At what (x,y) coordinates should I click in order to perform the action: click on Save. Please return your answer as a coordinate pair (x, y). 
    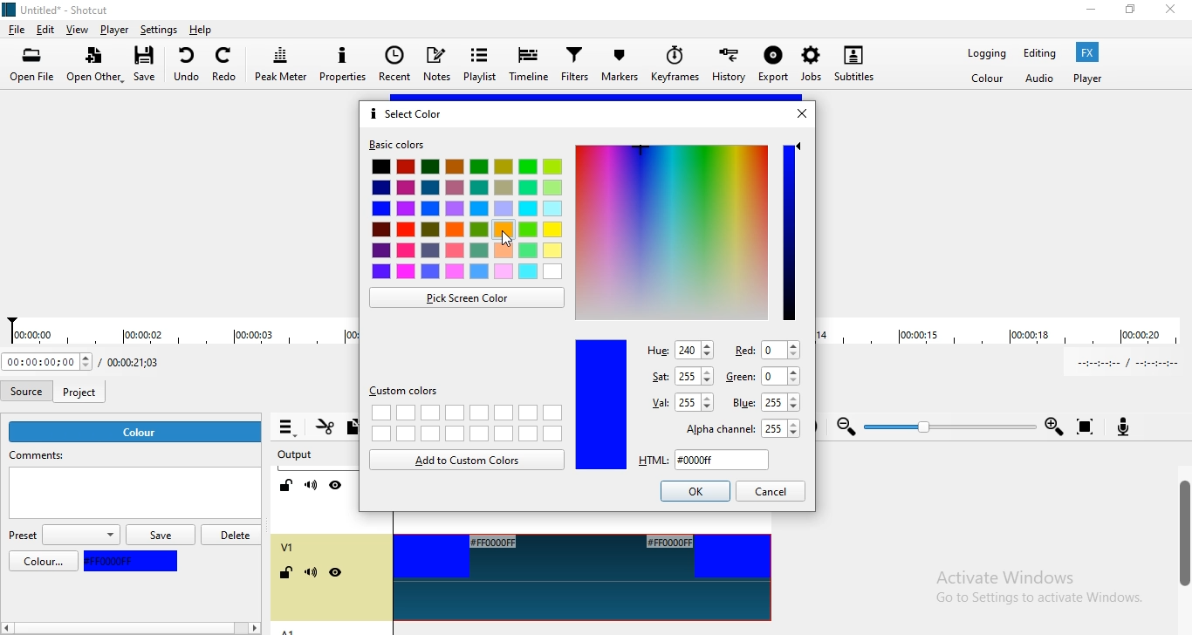
    Looking at the image, I should click on (150, 65).